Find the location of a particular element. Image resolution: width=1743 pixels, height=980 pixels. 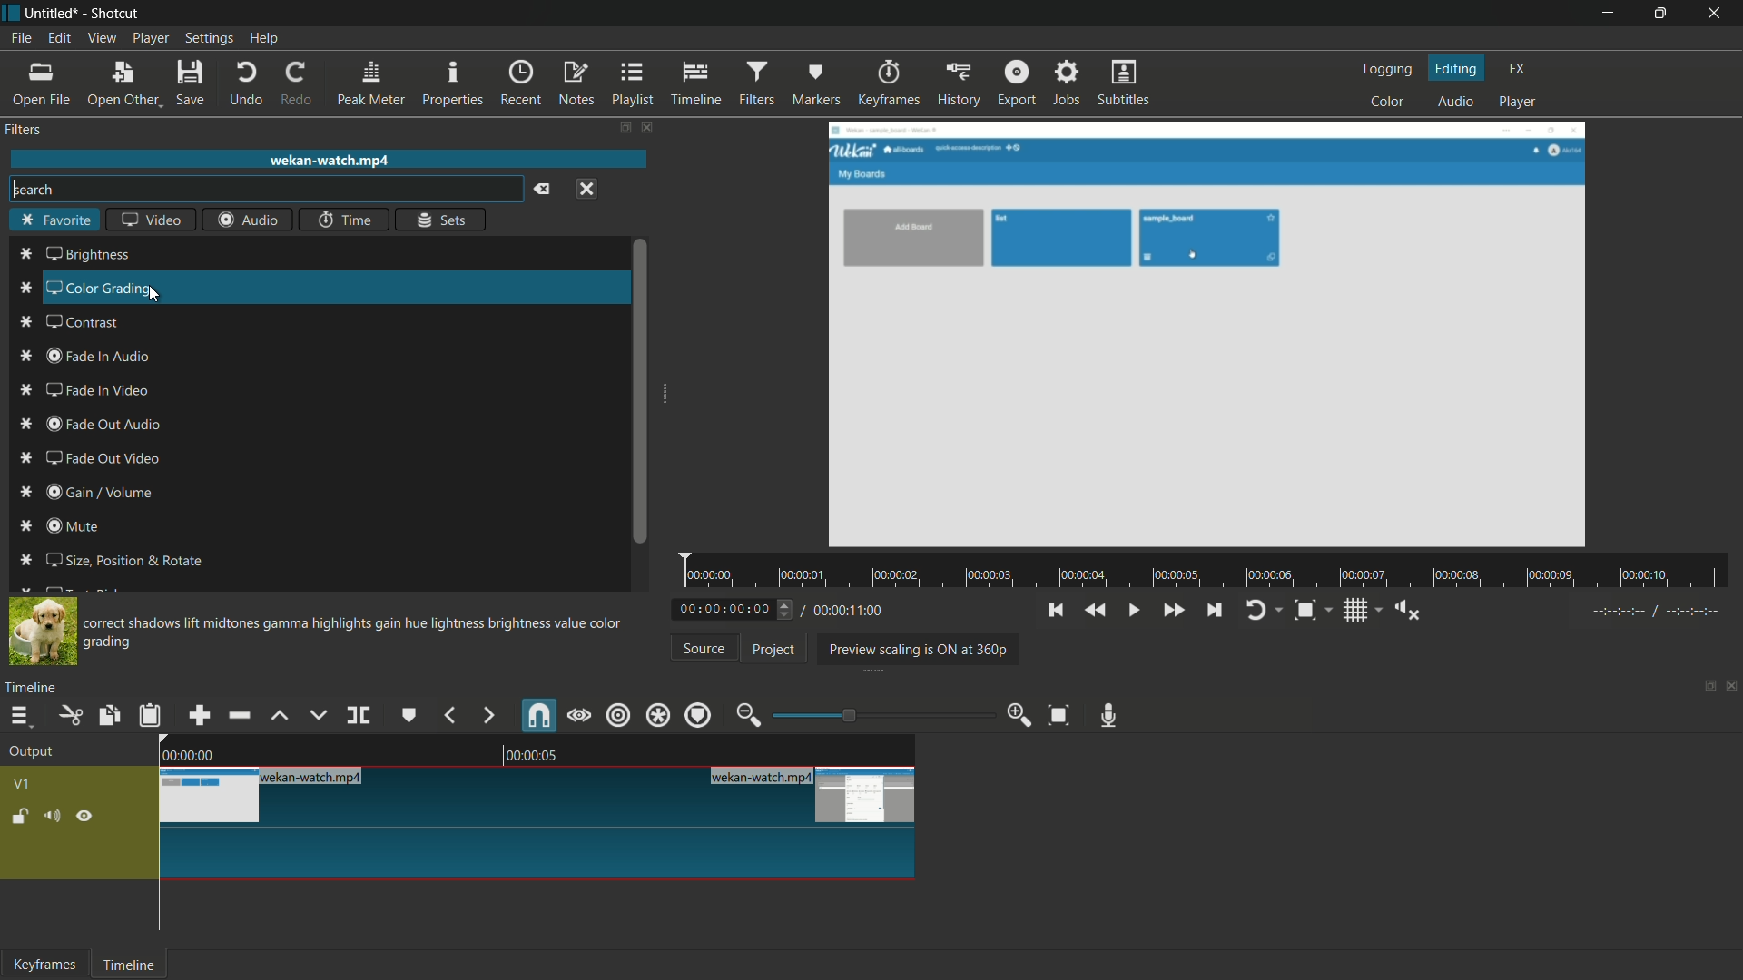

color is located at coordinates (1388, 103).